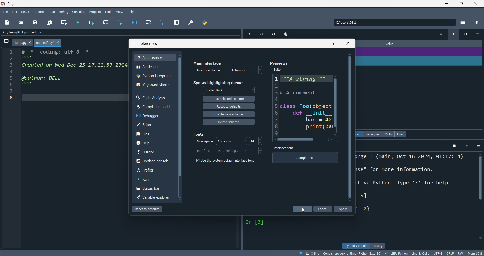 The image size is (484, 256). Describe the element at coordinates (155, 58) in the screenshot. I see `appearance` at that location.